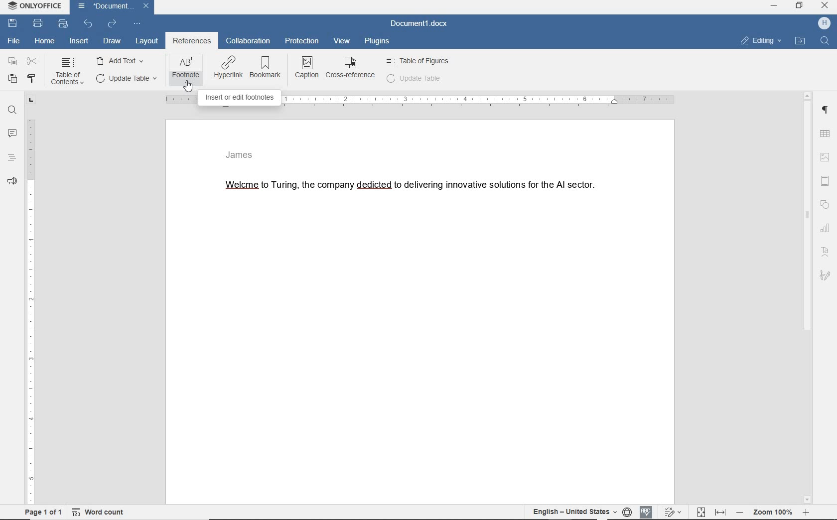 The height and width of the screenshot is (520, 837). What do you see at coordinates (32, 61) in the screenshot?
I see `cut` at bounding box center [32, 61].